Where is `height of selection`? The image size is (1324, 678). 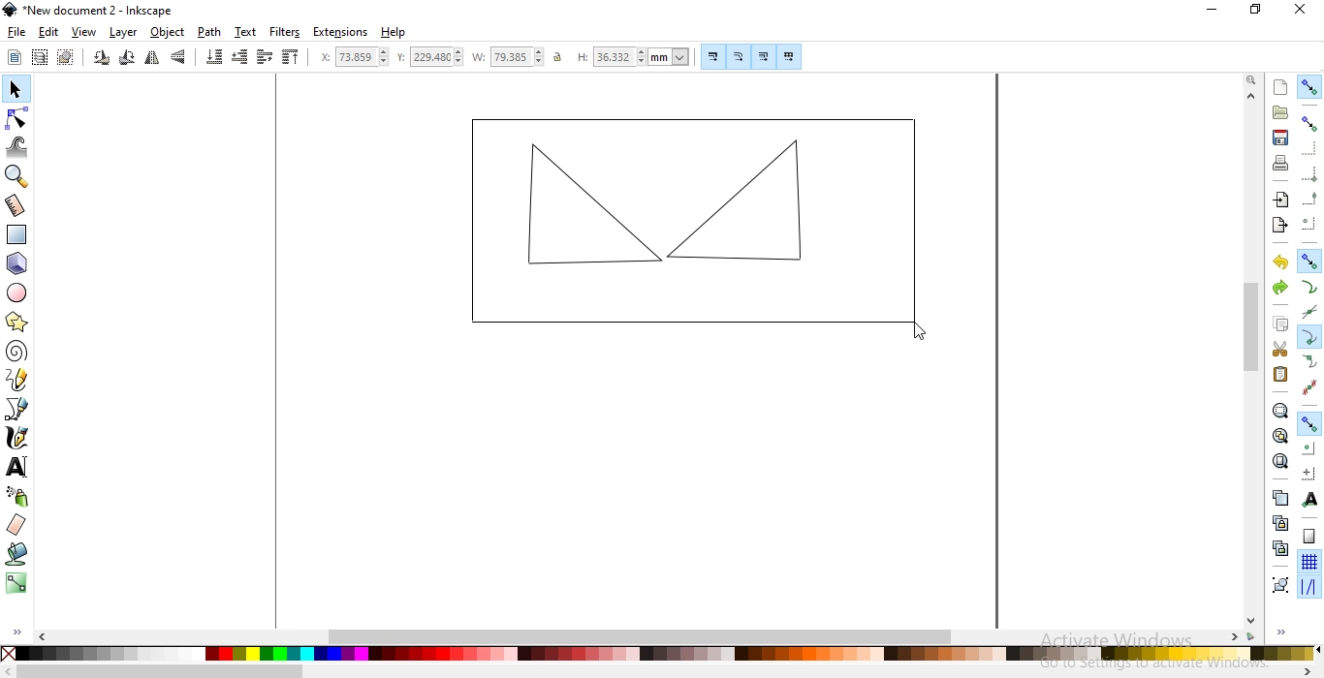 height of selection is located at coordinates (633, 56).